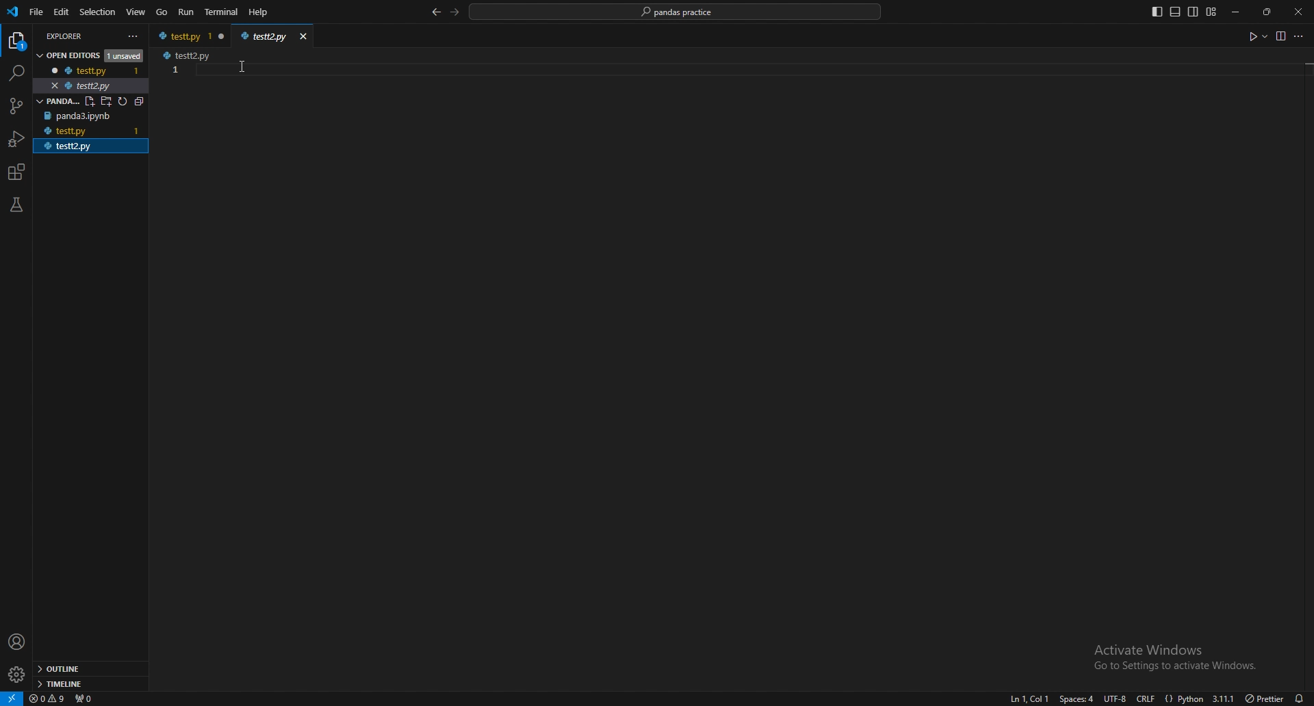  I want to click on toggle secondary side bar, so click(1194, 12).